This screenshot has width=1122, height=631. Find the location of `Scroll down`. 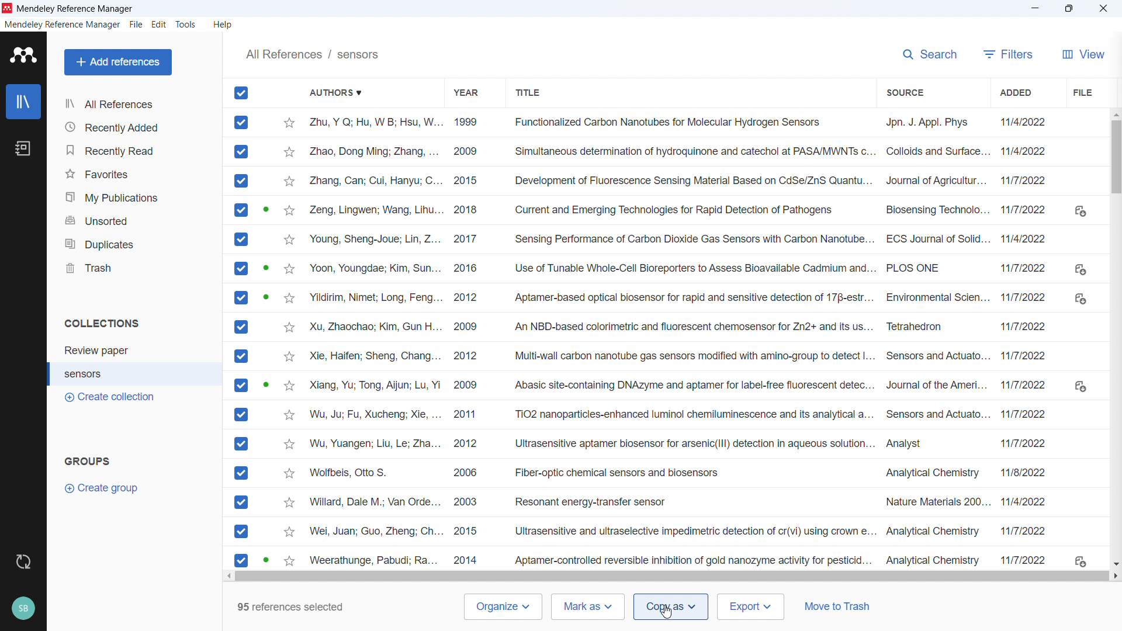

Scroll down is located at coordinates (1114, 564).